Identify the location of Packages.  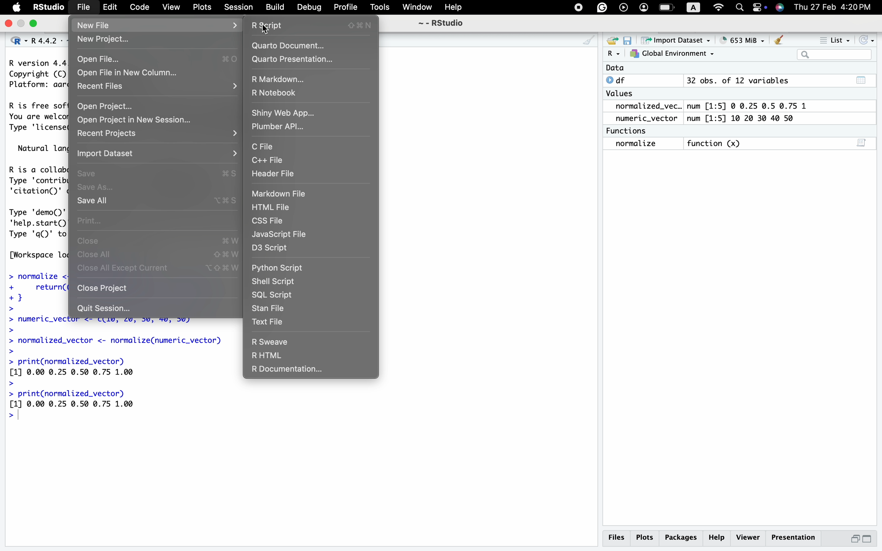
(682, 537).